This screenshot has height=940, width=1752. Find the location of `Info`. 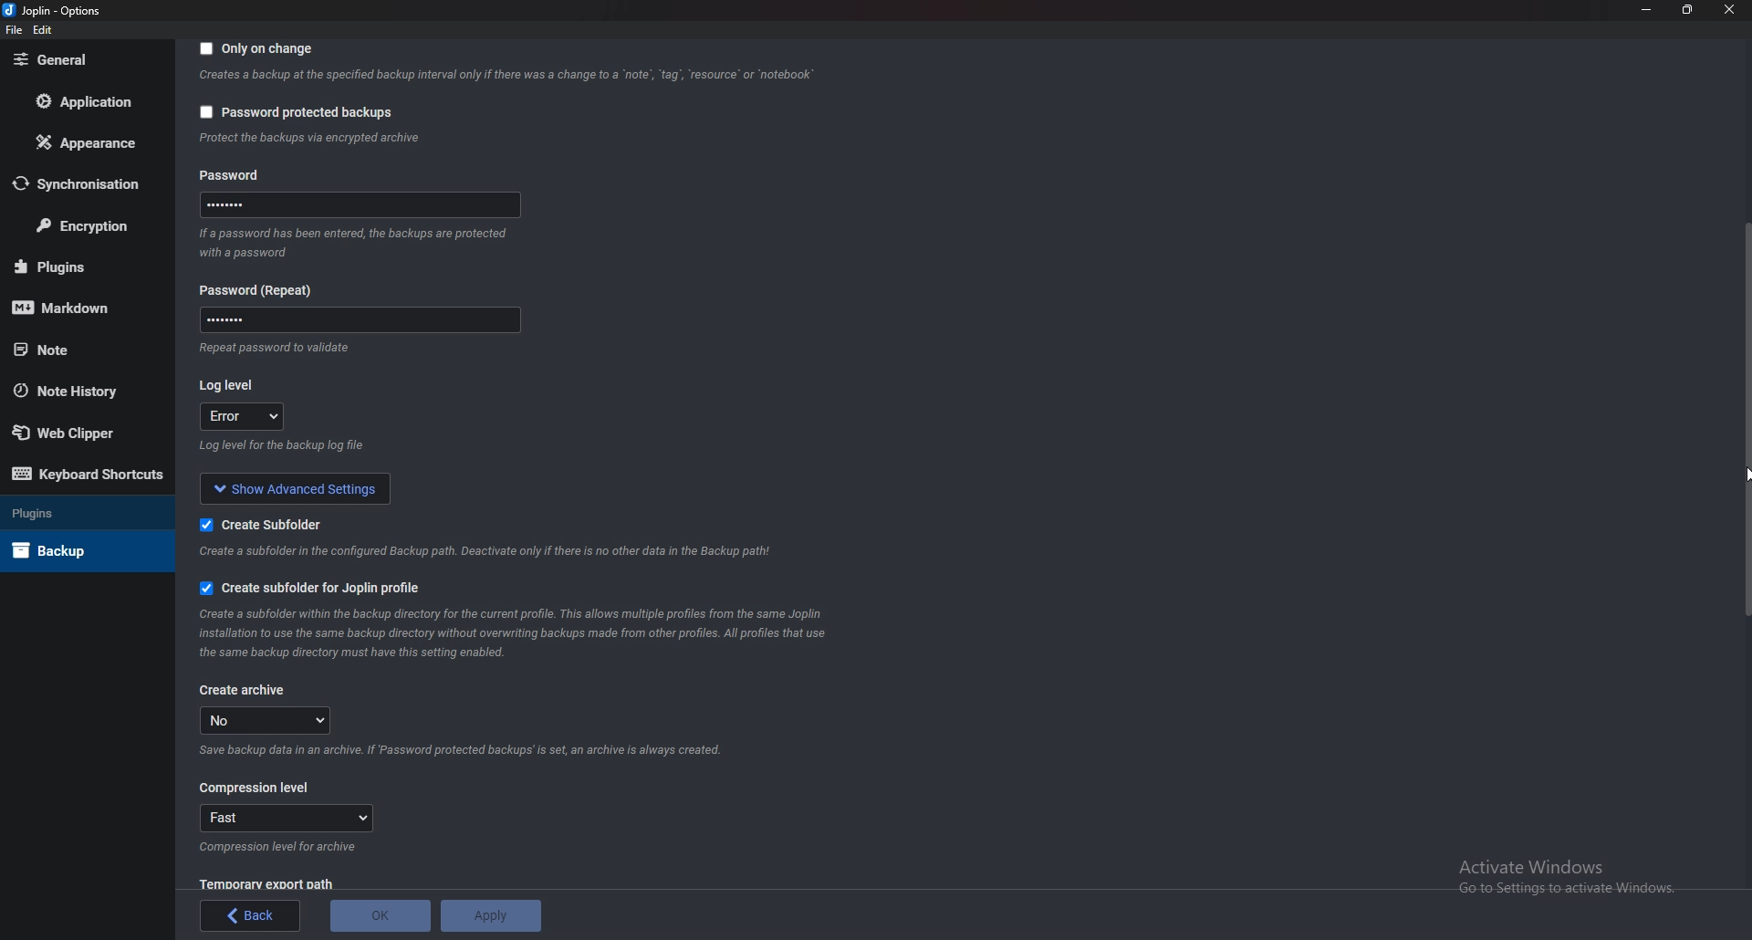

Info is located at coordinates (280, 848).